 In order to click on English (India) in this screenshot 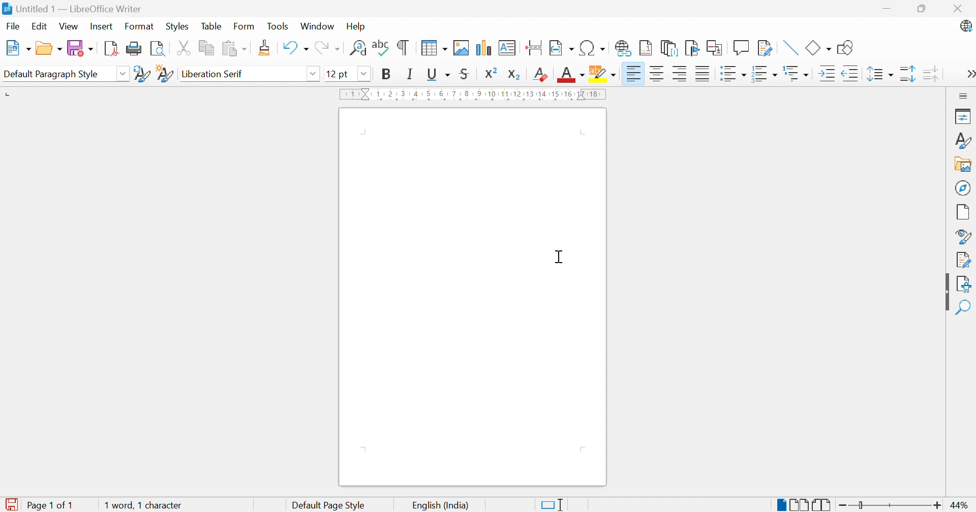, I will do `click(442, 506)`.